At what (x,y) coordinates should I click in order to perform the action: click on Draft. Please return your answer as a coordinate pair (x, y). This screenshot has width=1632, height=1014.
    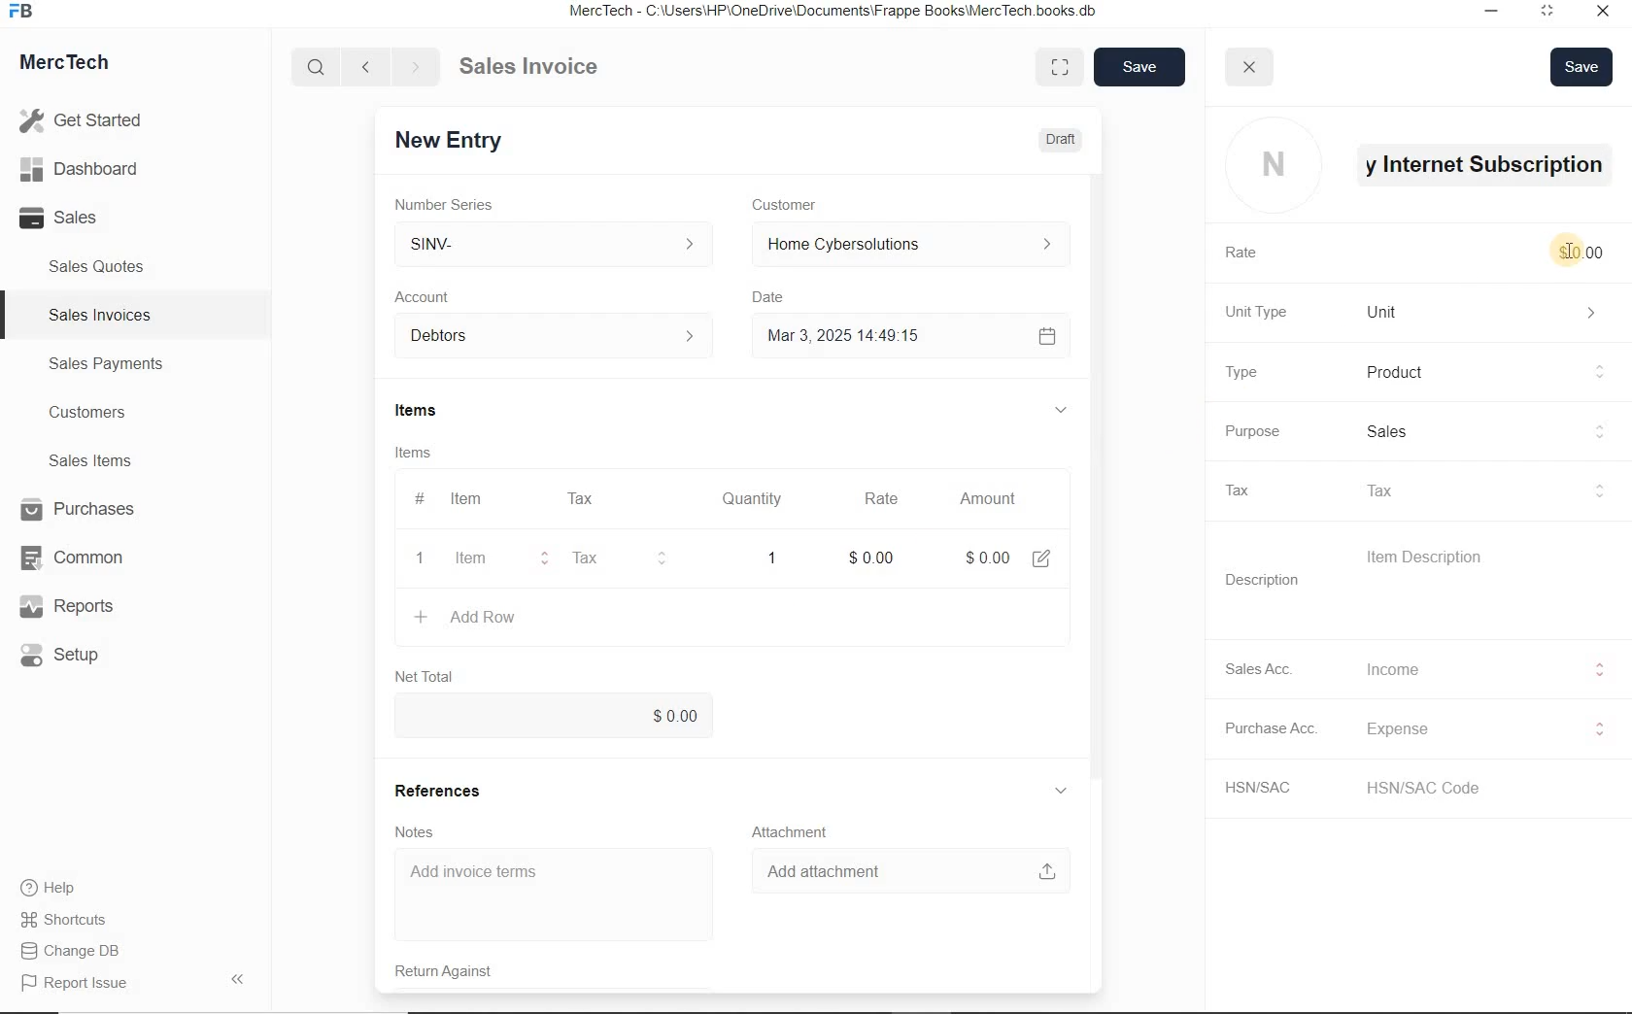
    Looking at the image, I should click on (1062, 138).